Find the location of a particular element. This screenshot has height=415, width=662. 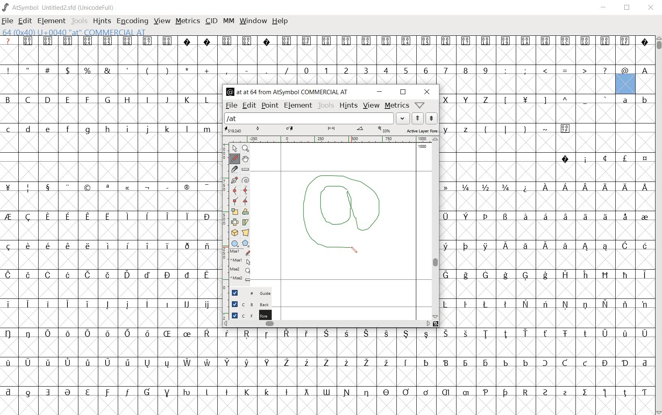

metrics is located at coordinates (396, 106).